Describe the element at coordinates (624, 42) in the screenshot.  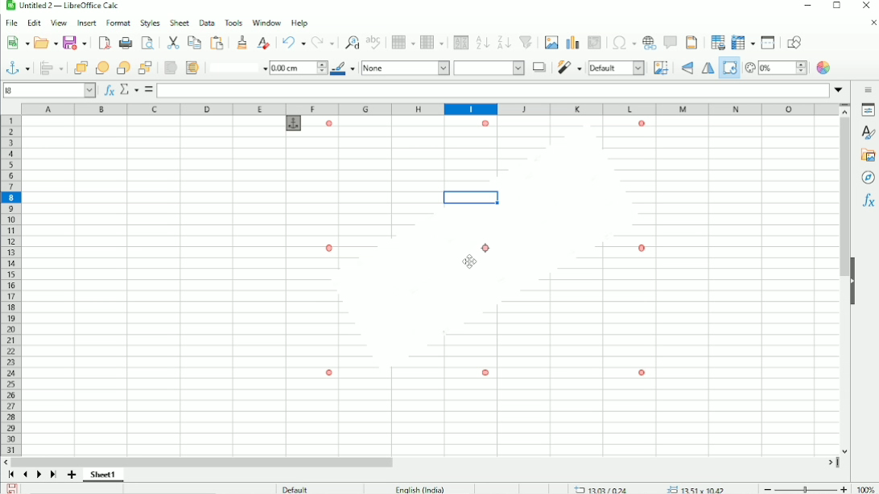
I see `Insert special characters` at that location.